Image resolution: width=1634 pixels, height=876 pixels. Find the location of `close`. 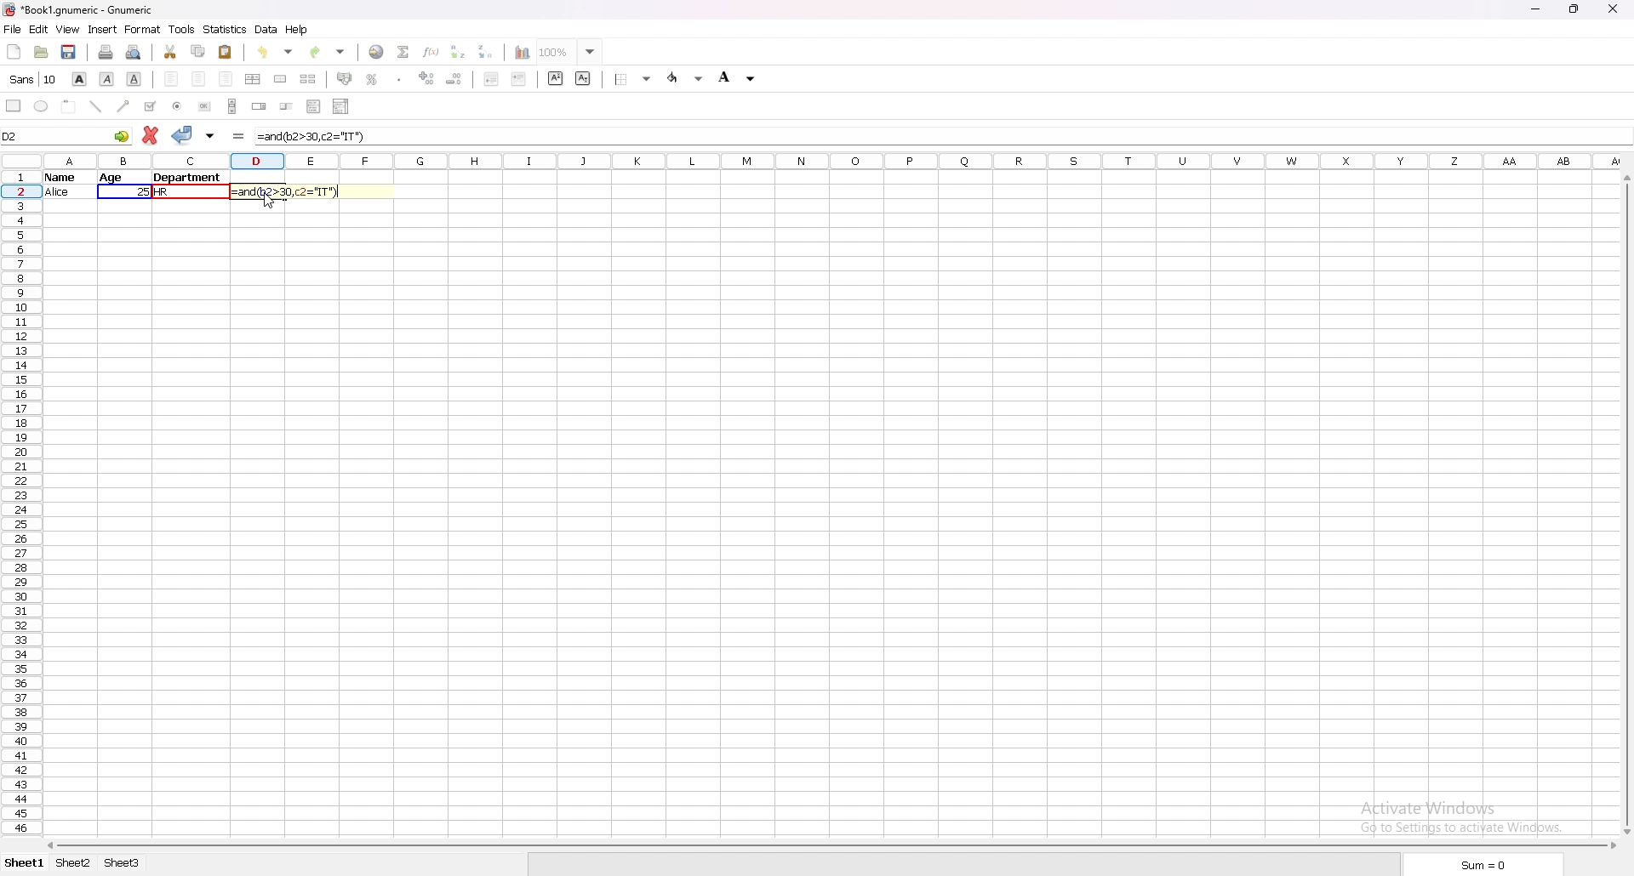

close is located at coordinates (1612, 10).